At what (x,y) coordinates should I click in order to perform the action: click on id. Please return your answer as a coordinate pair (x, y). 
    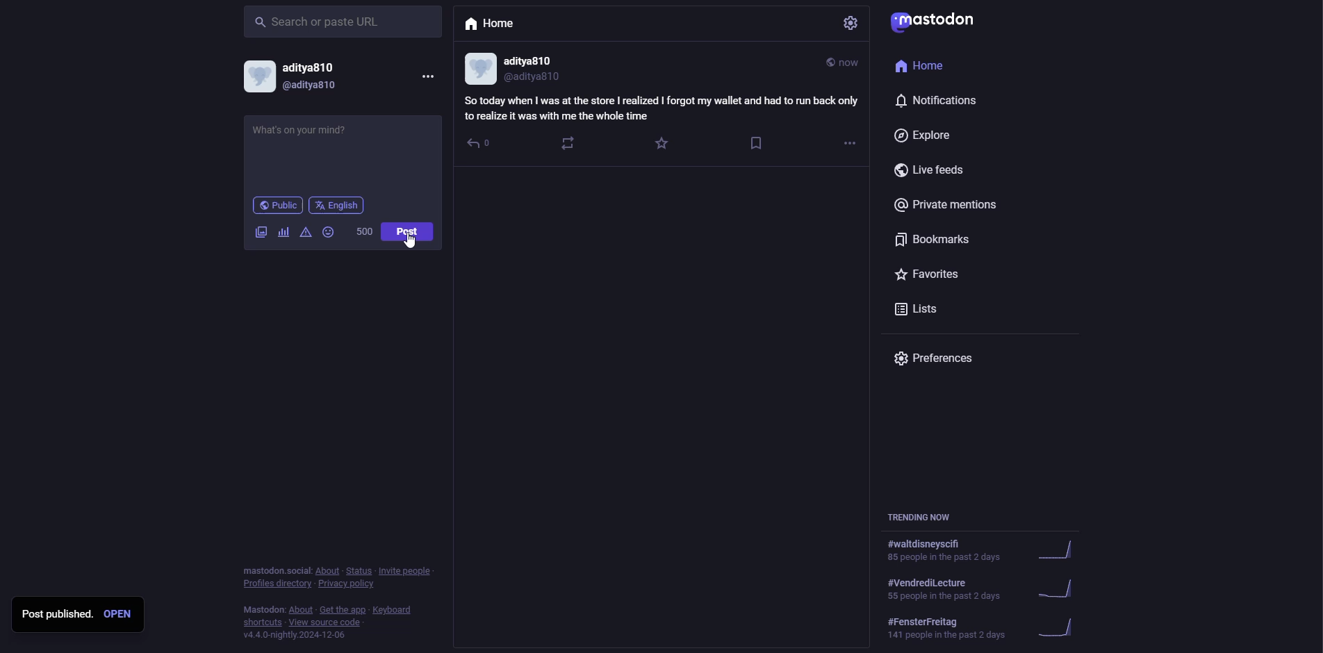
    Looking at the image, I should click on (520, 67).